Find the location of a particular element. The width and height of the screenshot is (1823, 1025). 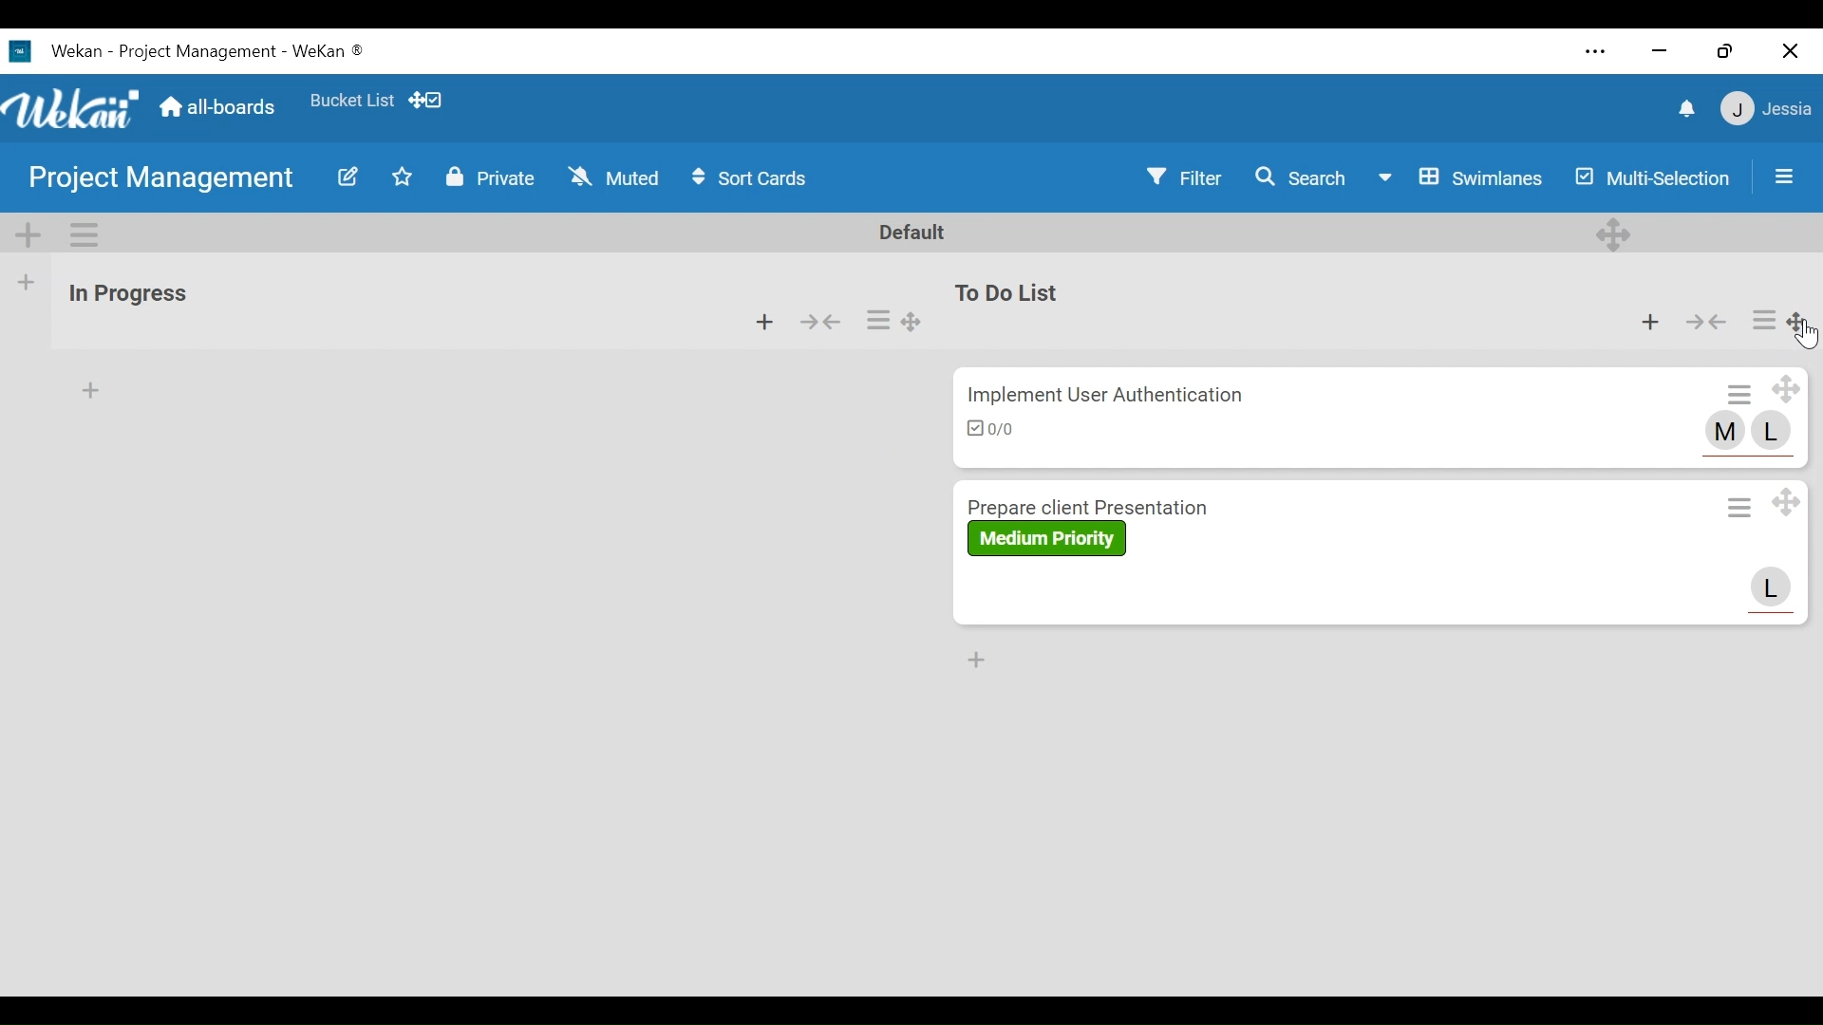

Private is located at coordinates (493, 178).